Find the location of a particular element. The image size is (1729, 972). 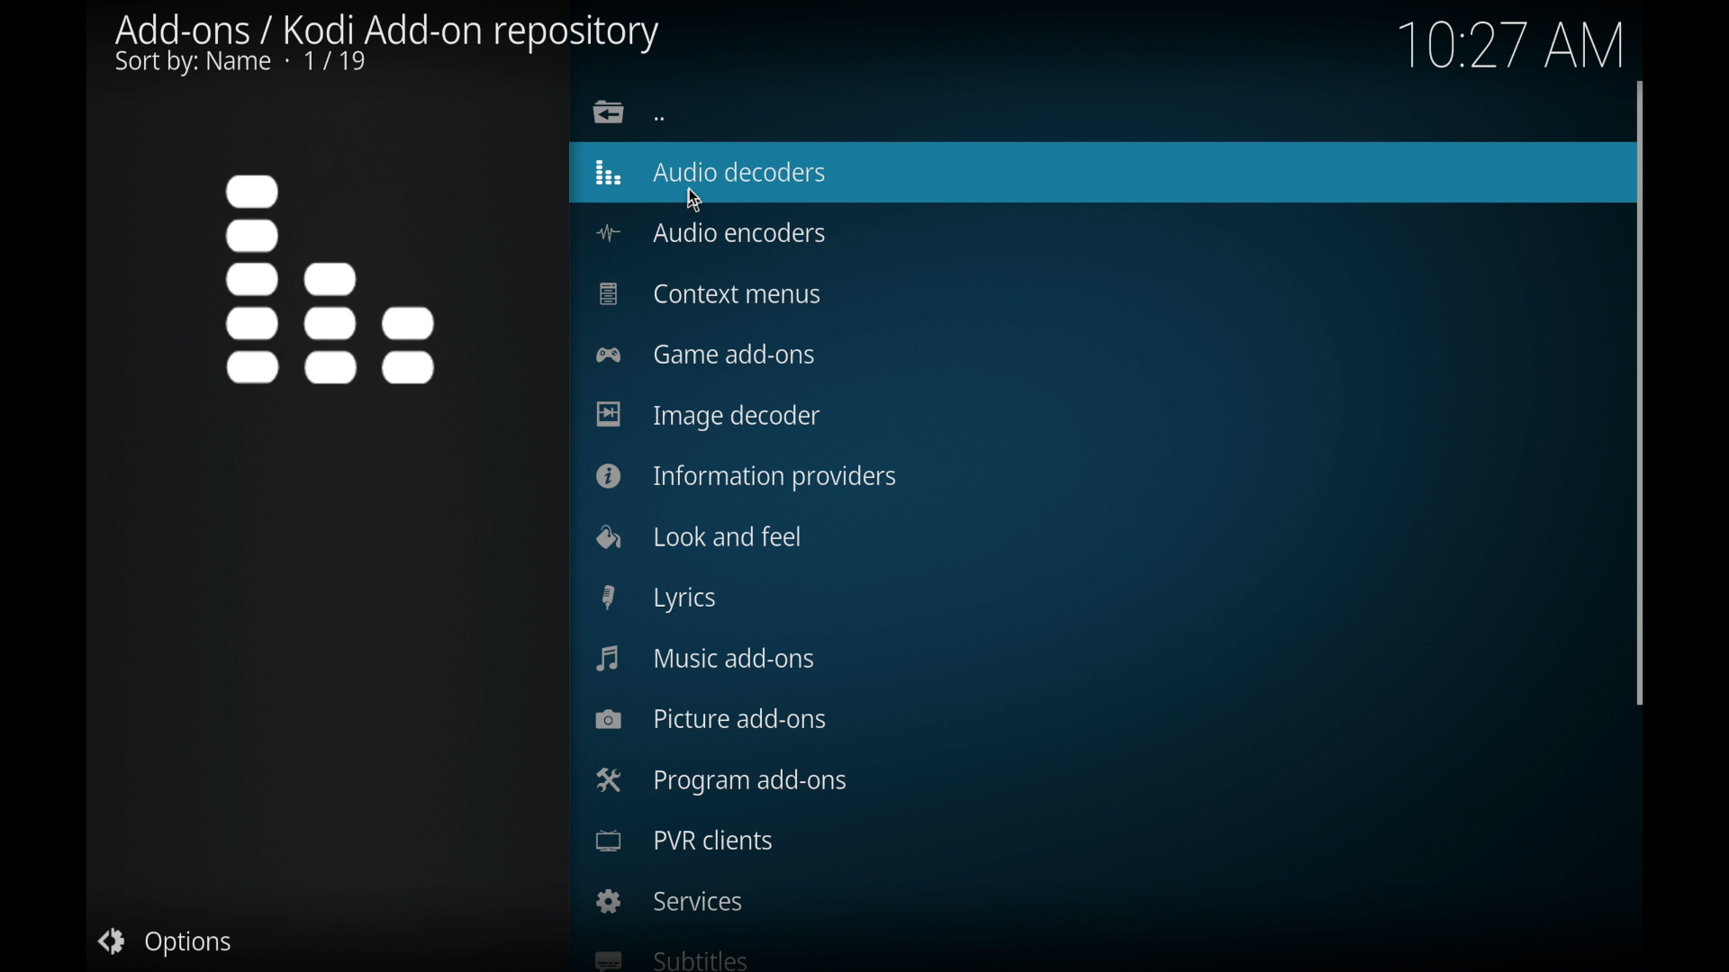

pictureadd-ons is located at coordinates (711, 718).